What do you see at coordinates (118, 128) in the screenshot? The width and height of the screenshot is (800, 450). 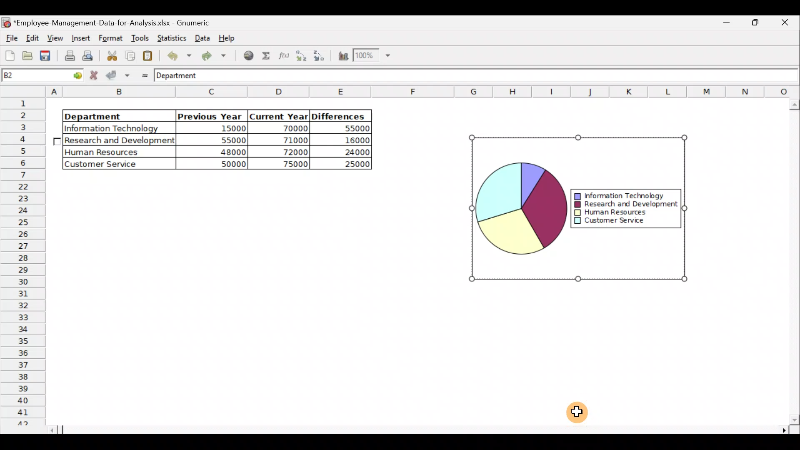 I see `|Information Technology` at bounding box center [118, 128].